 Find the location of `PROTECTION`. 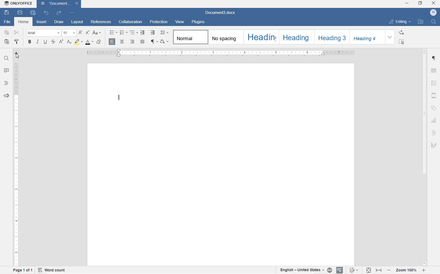

PROTECTION is located at coordinates (158, 22).